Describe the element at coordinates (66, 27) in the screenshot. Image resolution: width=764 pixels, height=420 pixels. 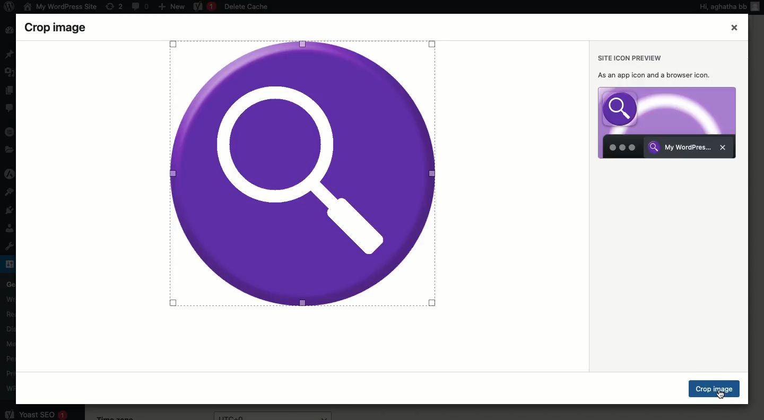
I see `Crop image` at that location.